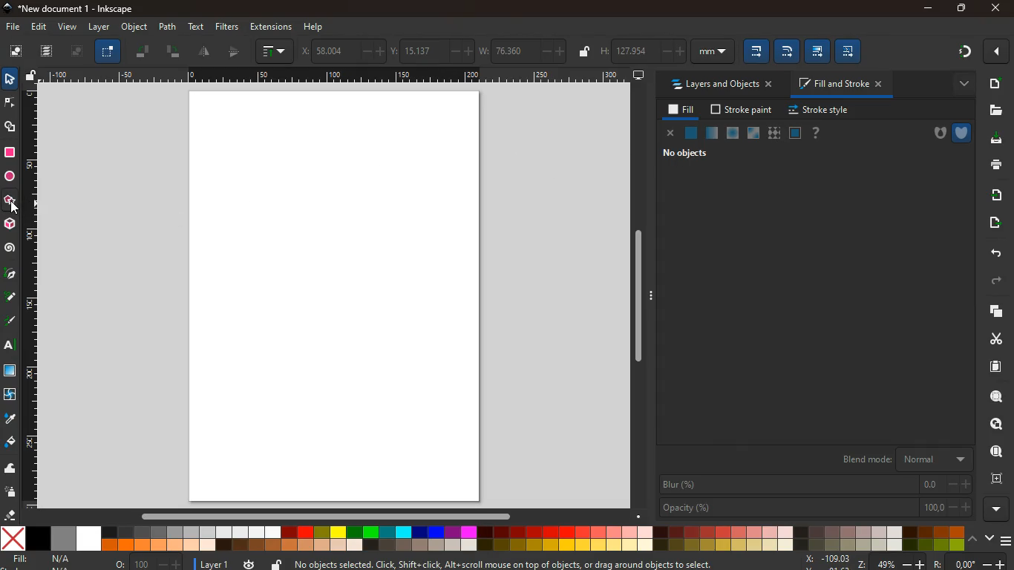 This screenshot has height=570, width=1014. I want to click on No objects selected. Click Shift+click, Alt+scroll mouse on top of objects or drag around objects to select., so click(506, 561).